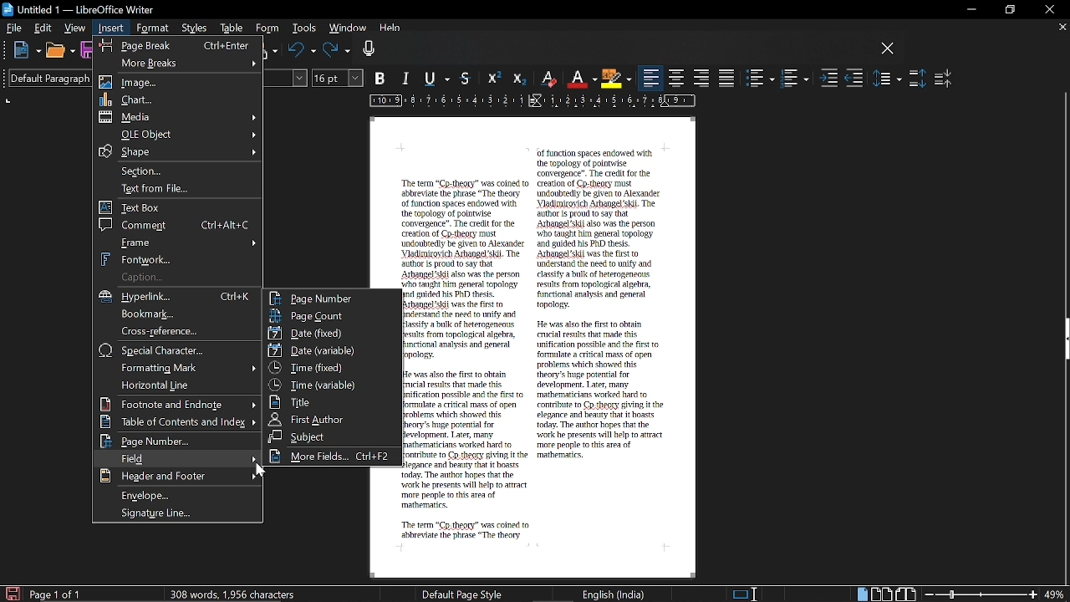 This screenshot has height=602, width=1070. What do you see at coordinates (75, 27) in the screenshot?
I see `View` at bounding box center [75, 27].